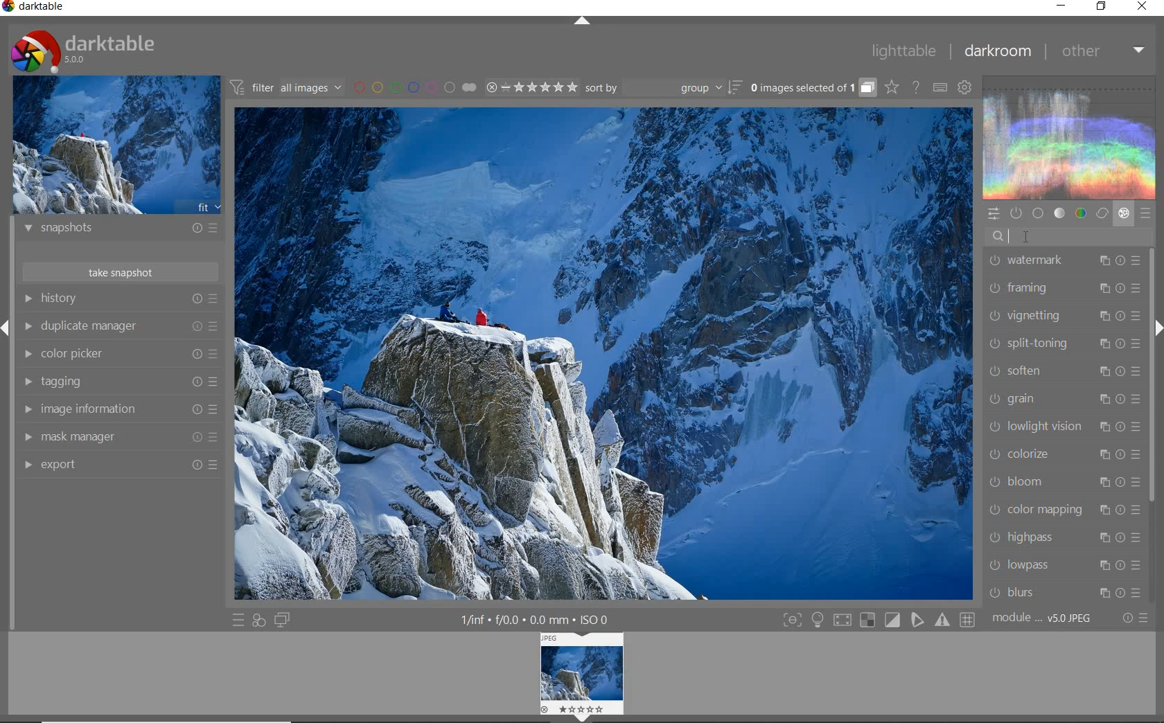 The width and height of the screenshot is (1164, 723). I want to click on show global preferences, so click(965, 87).